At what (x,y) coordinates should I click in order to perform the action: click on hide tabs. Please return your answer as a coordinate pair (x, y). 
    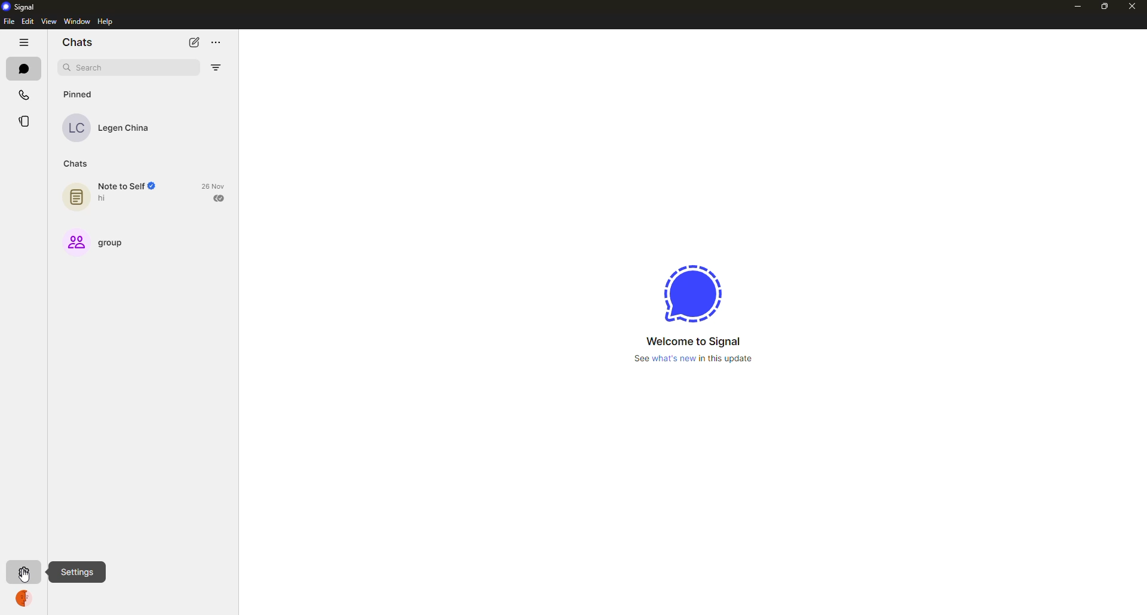
    Looking at the image, I should click on (25, 42).